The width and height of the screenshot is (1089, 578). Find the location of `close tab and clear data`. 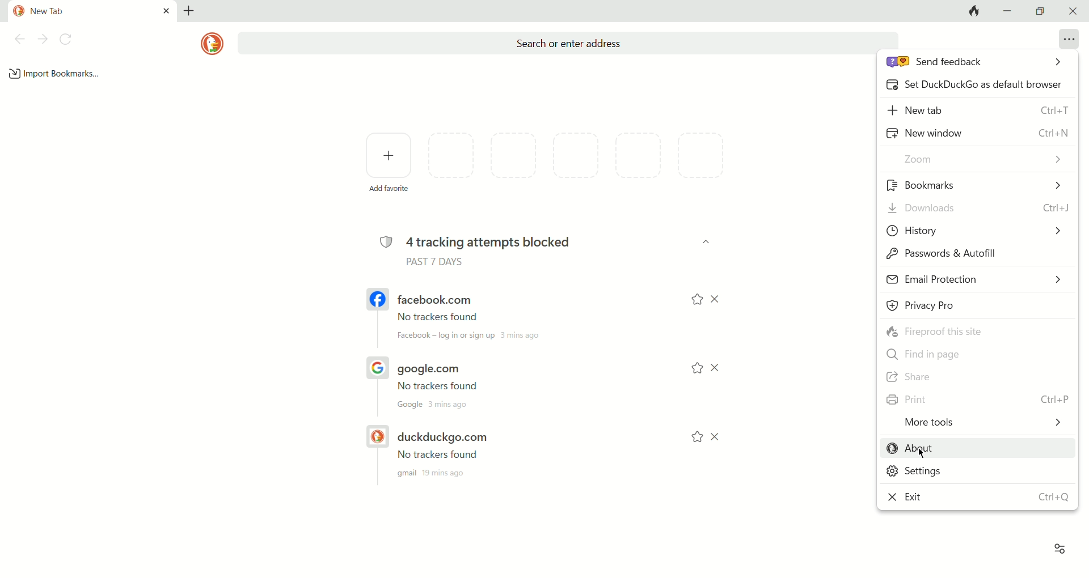

close tab and clear data is located at coordinates (974, 11).